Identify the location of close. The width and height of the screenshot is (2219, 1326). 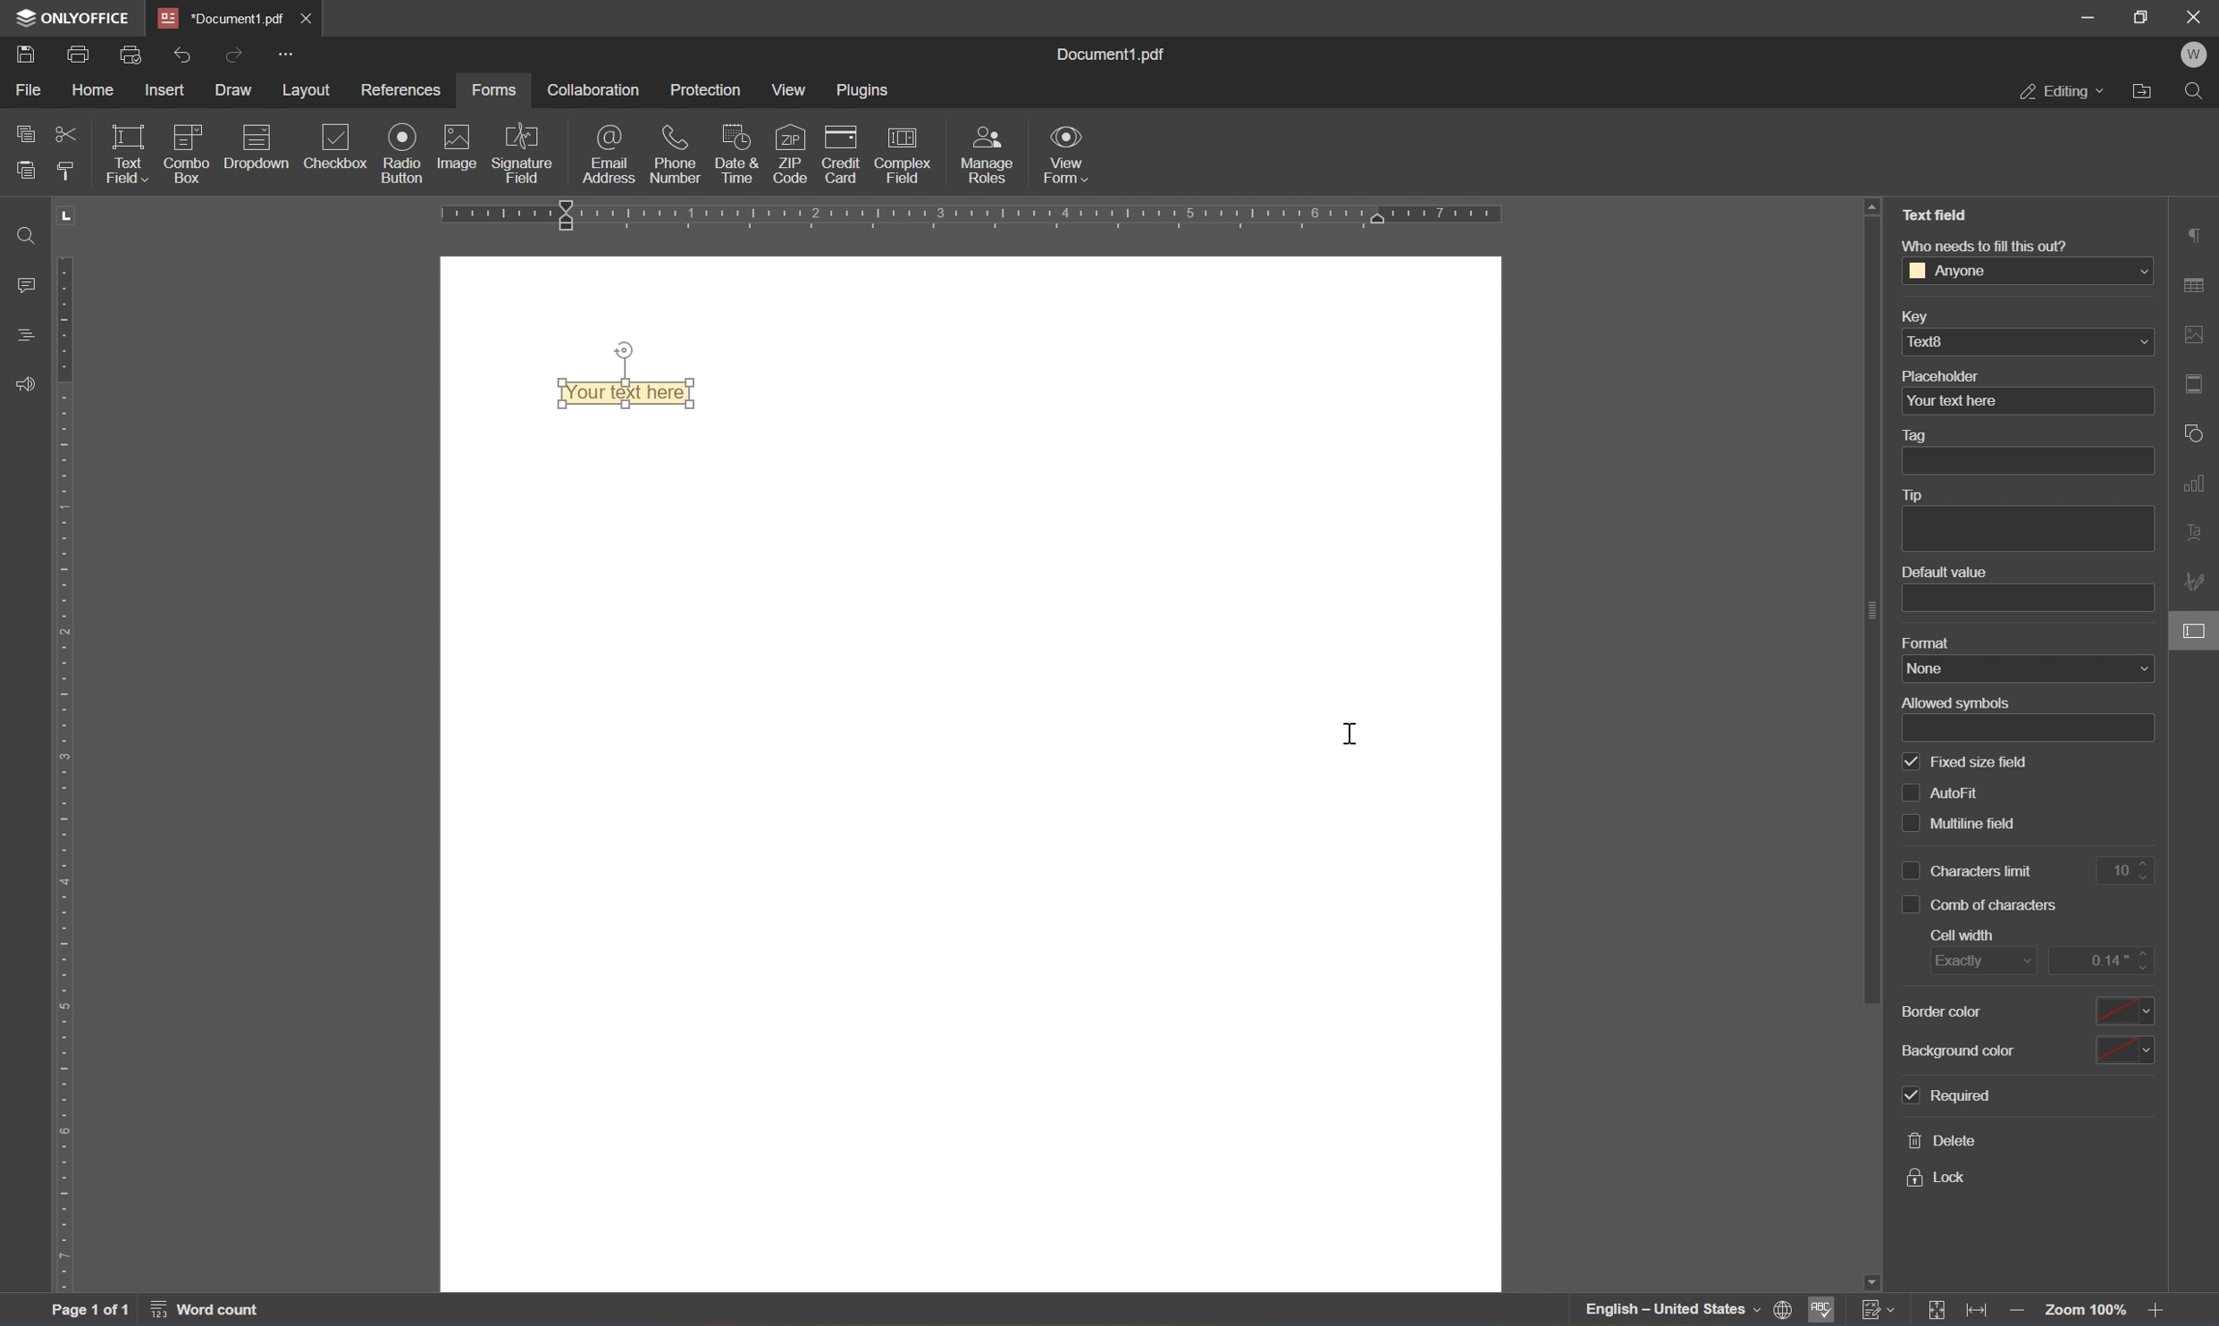
(307, 21).